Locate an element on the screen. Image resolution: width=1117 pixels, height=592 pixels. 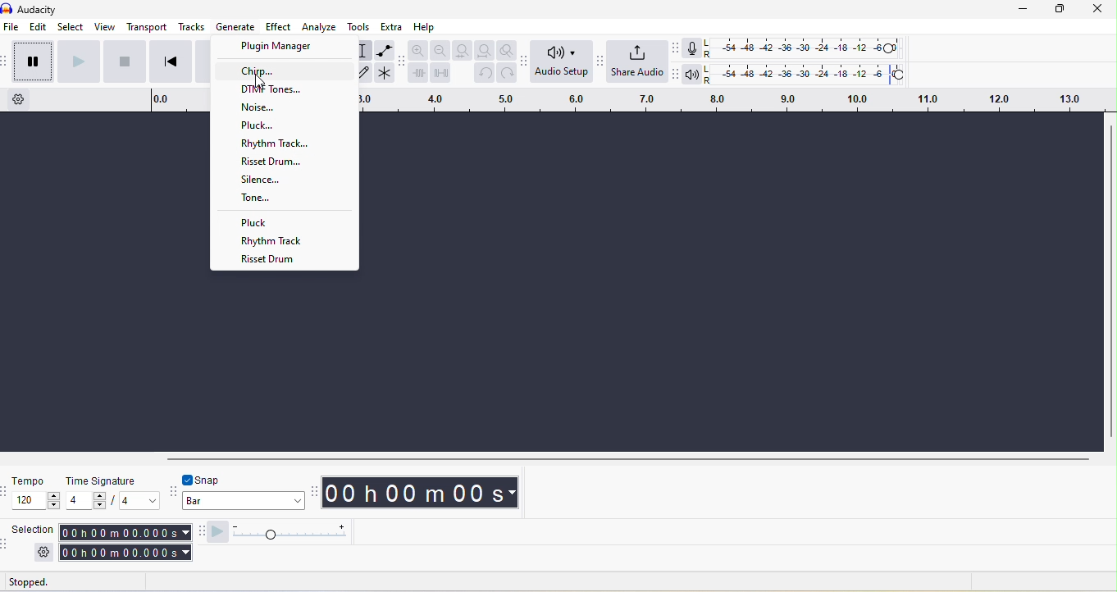
envelope tool  is located at coordinates (385, 49).